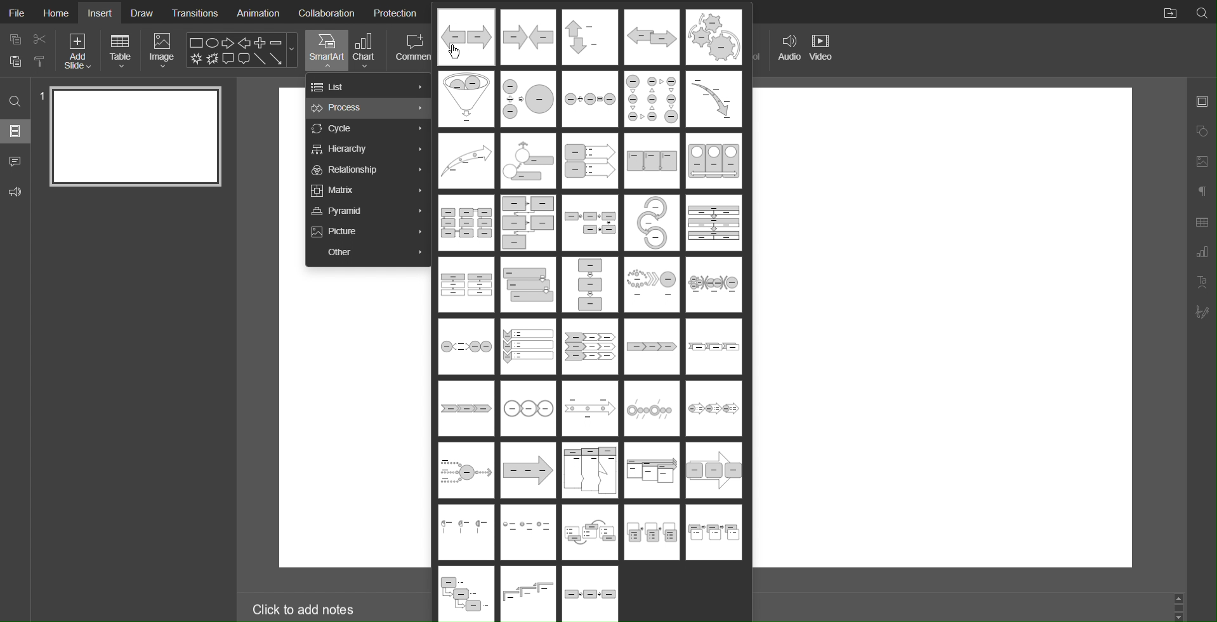  Describe the element at coordinates (15, 161) in the screenshot. I see `Comments` at that location.